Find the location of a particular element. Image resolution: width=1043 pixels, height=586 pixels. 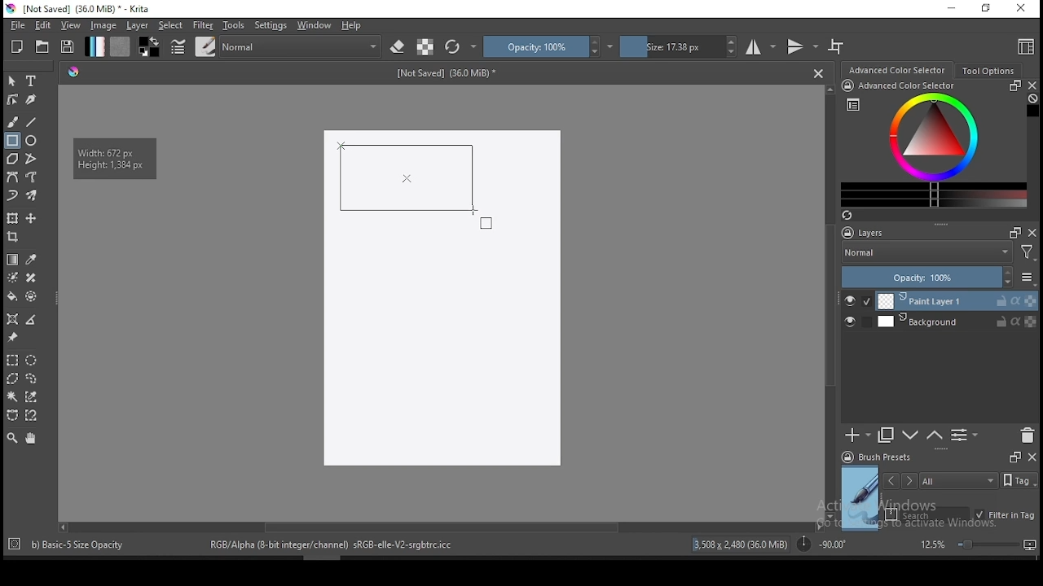

Image is located at coordinates (441, 300).